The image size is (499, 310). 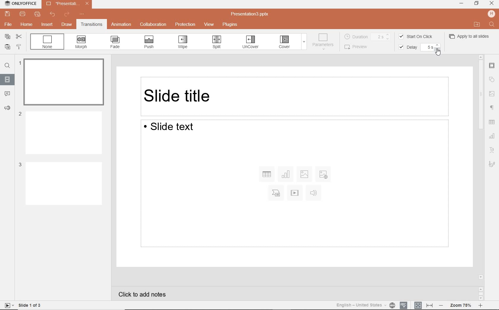 What do you see at coordinates (359, 47) in the screenshot?
I see `PREVIEW` at bounding box center [359, 47].